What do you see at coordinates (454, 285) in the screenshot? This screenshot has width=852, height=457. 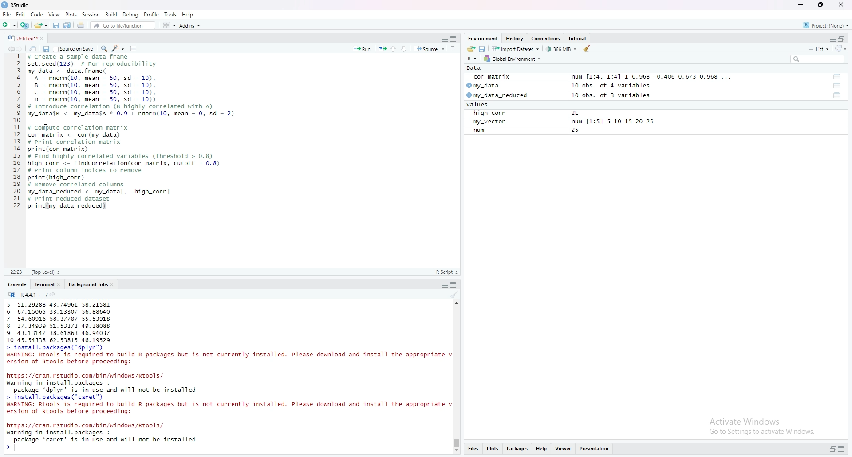 I see `copy` at bounding box center [454, 285].